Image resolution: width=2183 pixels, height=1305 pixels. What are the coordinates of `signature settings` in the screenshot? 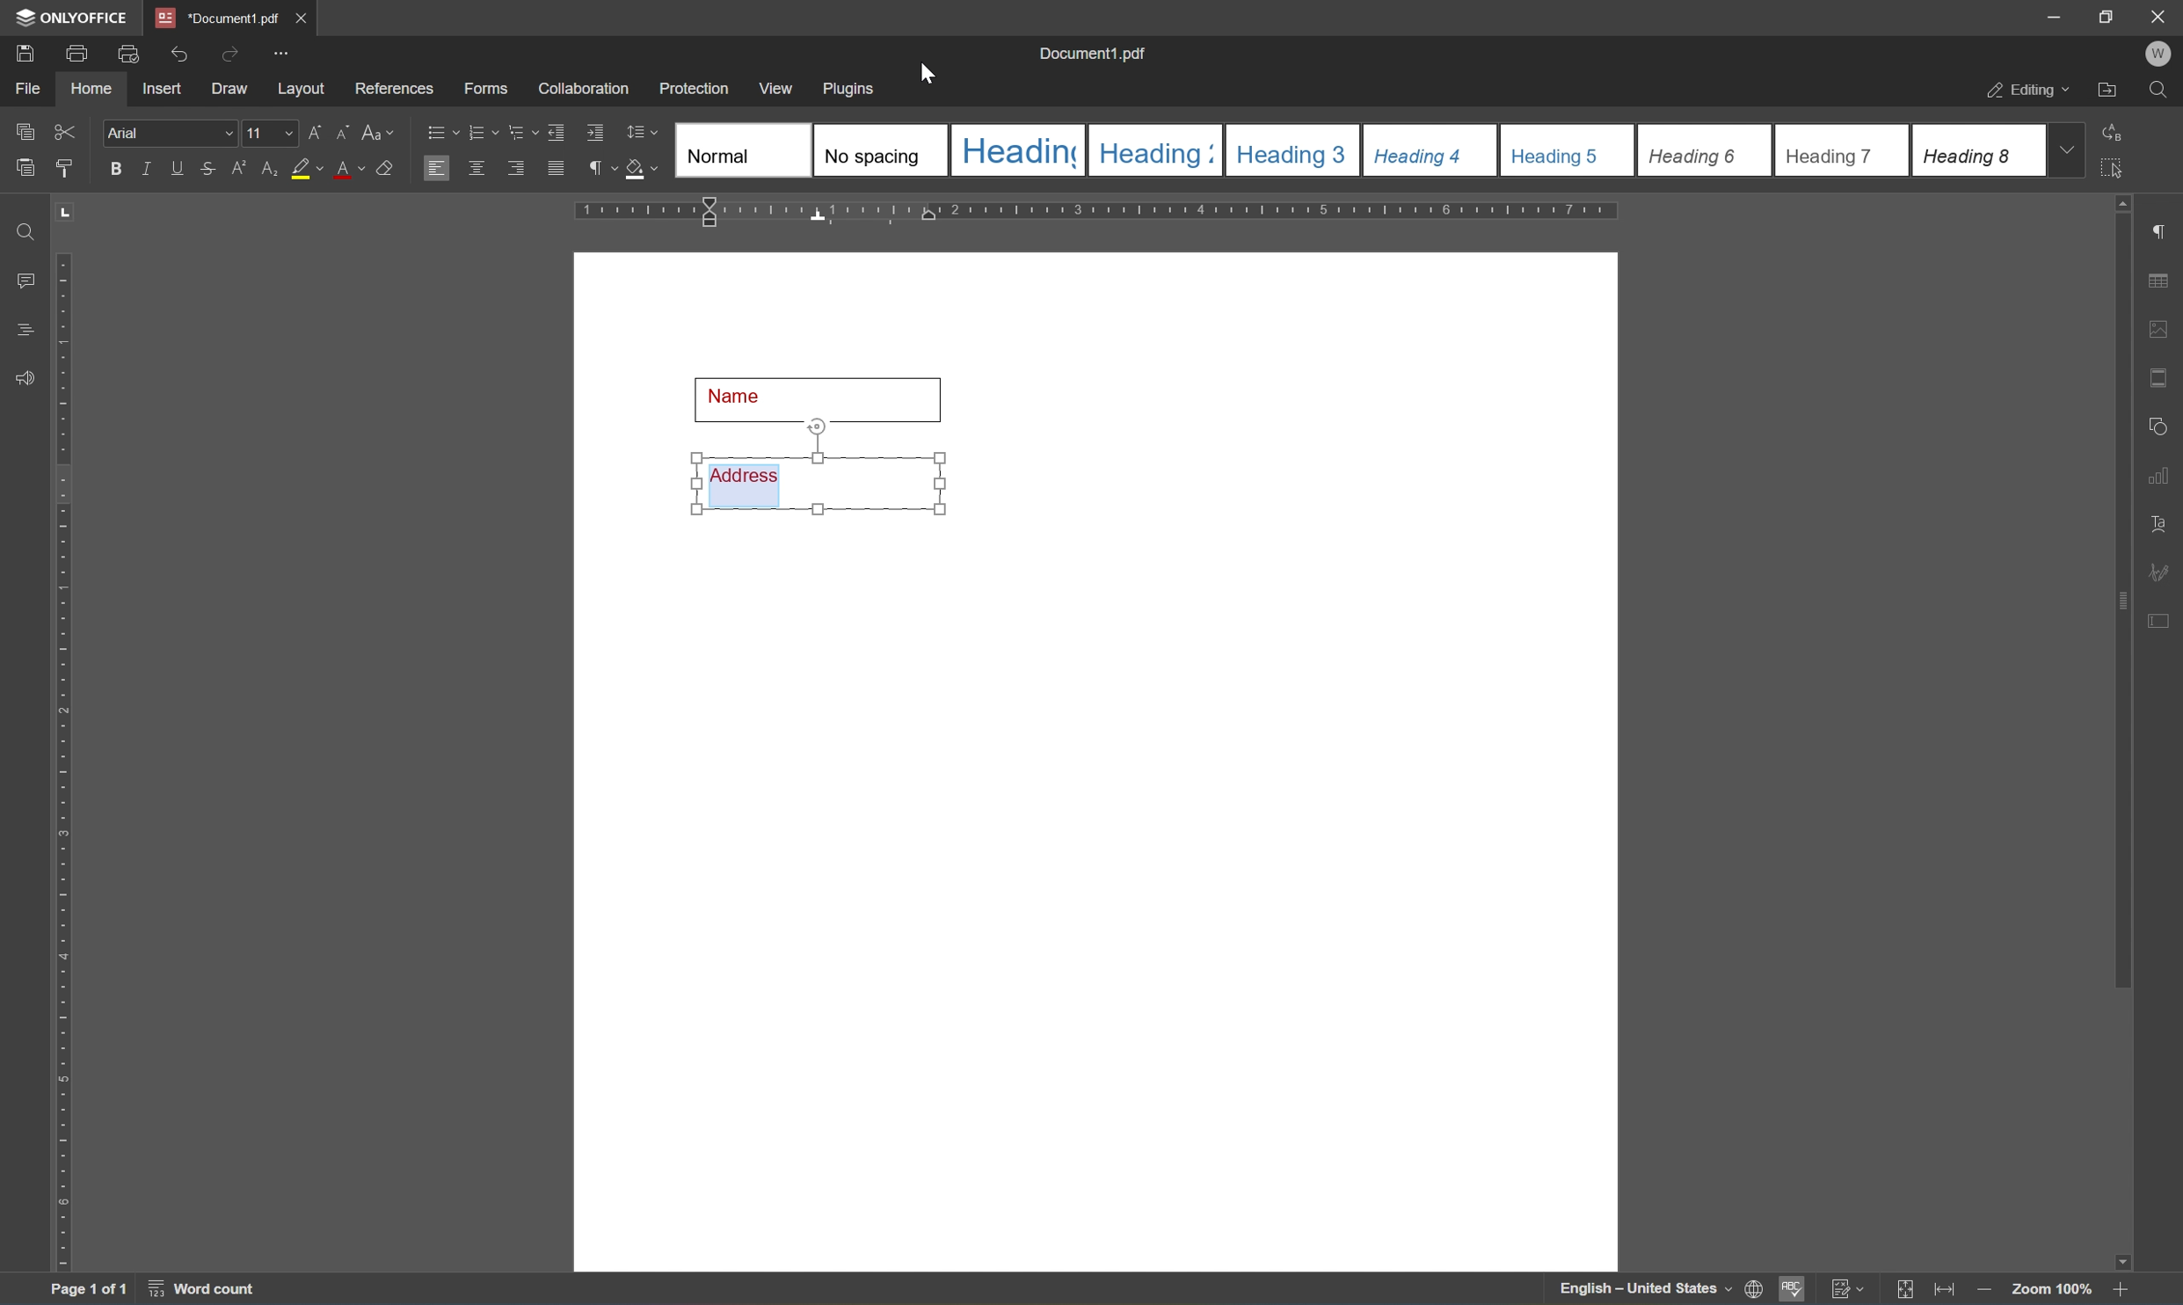 It's located at (2164, 571).